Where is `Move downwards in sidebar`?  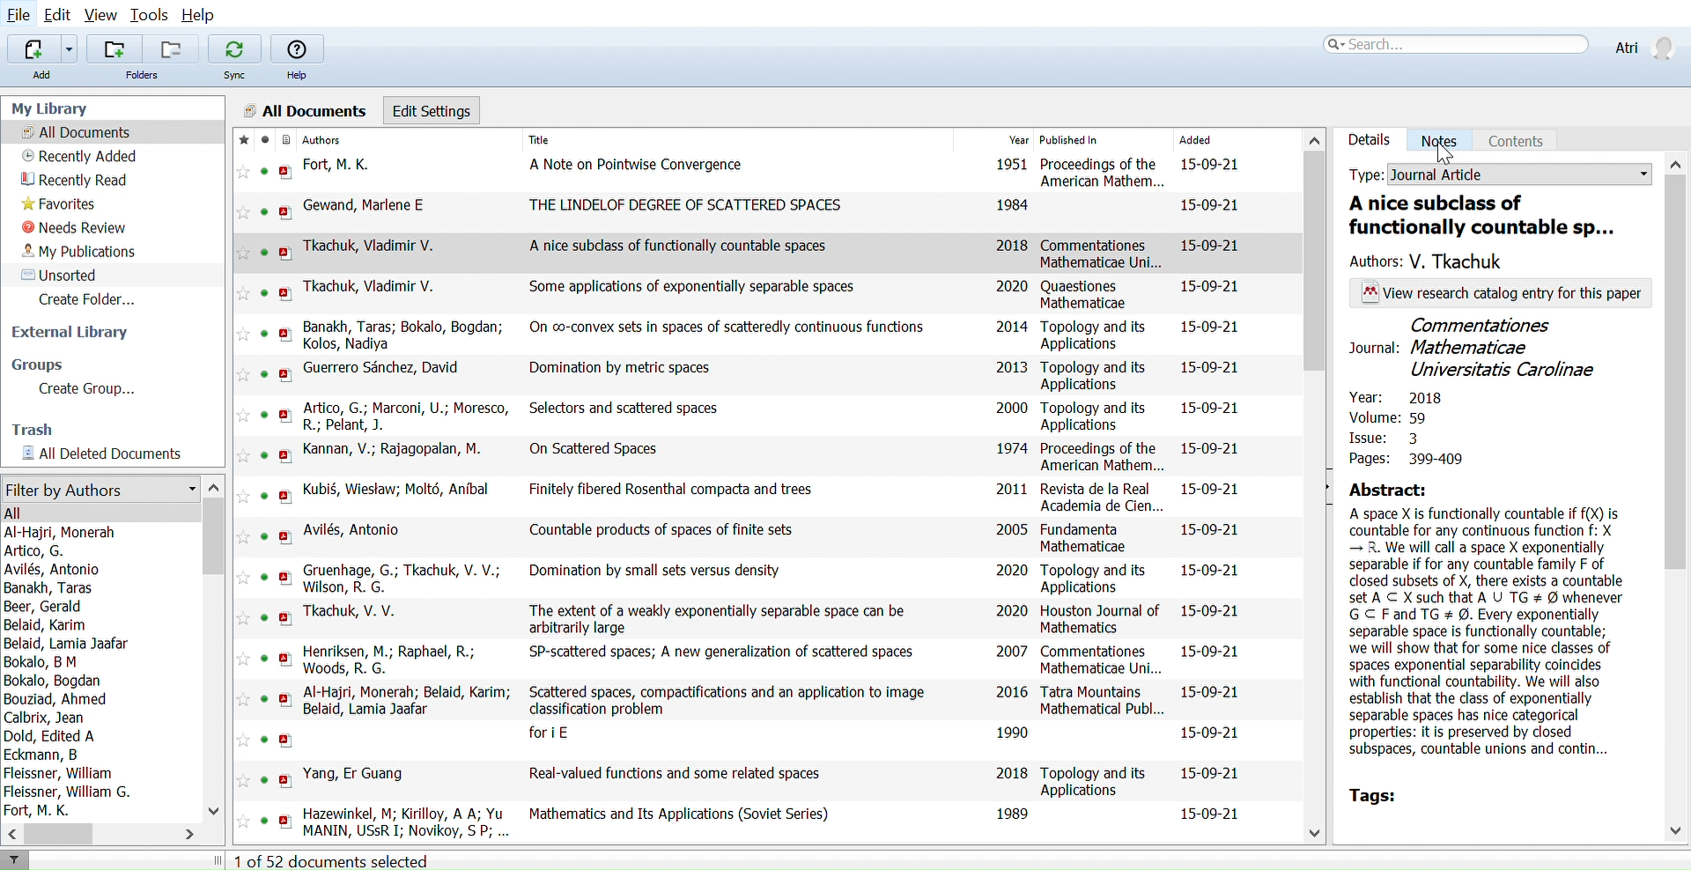
Move downwards in sidebar is located at coordinates (1674, 372).